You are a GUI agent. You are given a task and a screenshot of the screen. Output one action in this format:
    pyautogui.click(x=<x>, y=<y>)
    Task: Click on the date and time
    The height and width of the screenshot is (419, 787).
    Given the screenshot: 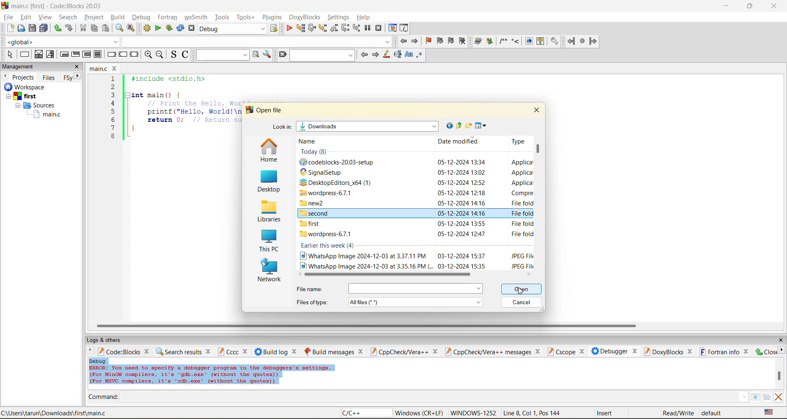 What is the action you would take?
    pyautogui.click(x=464, y=266)
    